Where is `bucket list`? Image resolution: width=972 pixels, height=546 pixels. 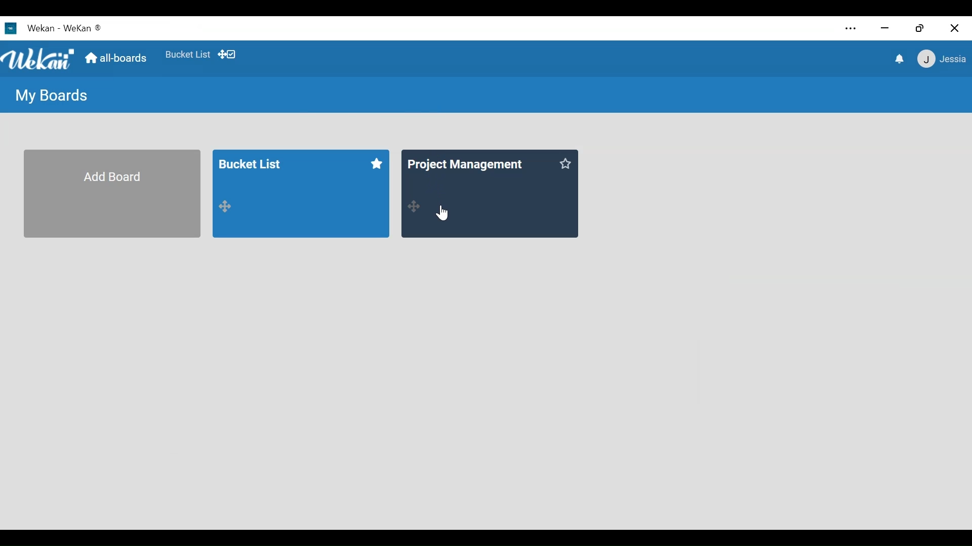 bucket list is located at coordinates (302, 194).